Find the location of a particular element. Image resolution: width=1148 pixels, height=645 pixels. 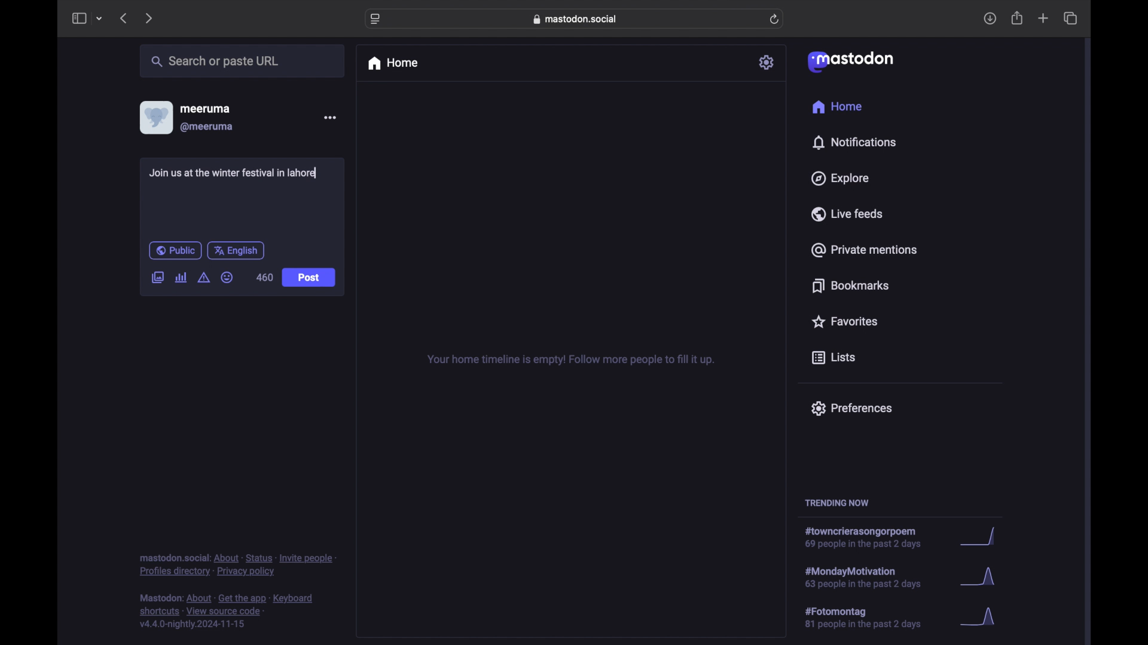

settings is located at coordinates (768, 62).